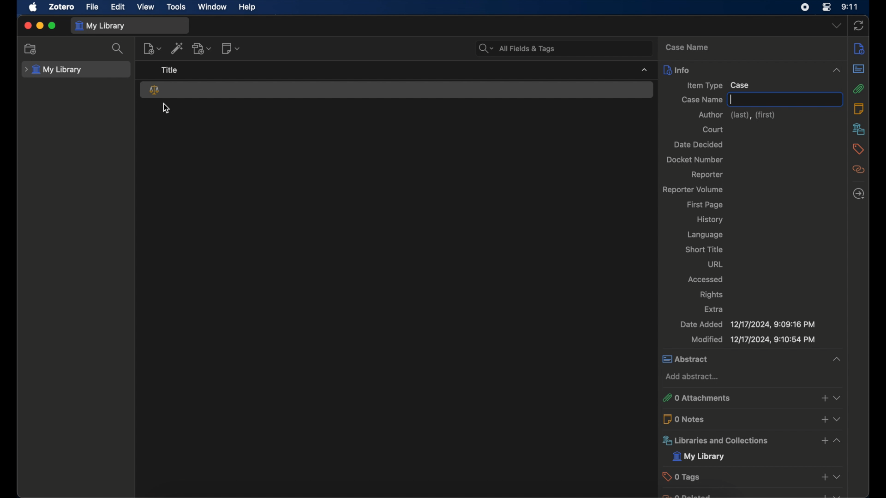 Image resolution: width=886 pixels, height=498 pixels. I want to click on cursor , so click(166, 108).